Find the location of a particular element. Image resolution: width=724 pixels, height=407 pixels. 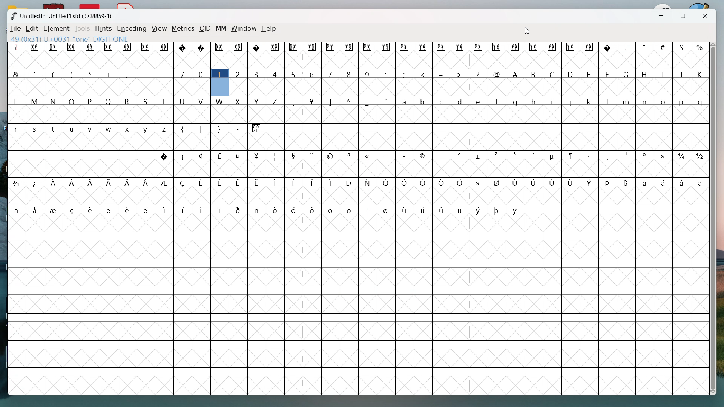

< is located at coordinates (425, 73).